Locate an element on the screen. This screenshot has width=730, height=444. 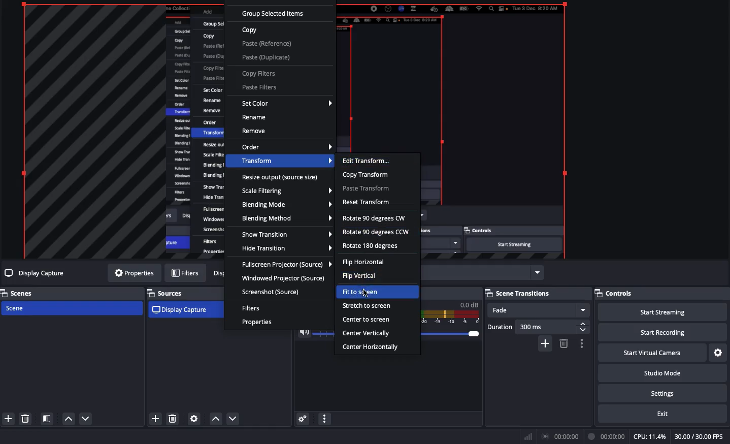
Settings is located at coordinates (666, 394).